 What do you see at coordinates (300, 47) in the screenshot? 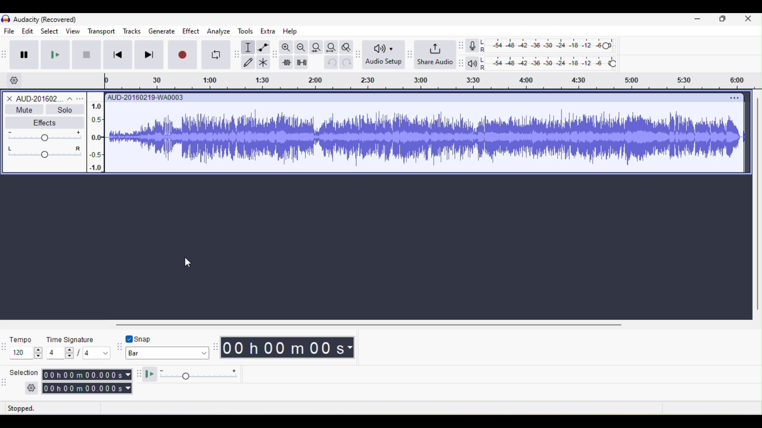
I see `zoom out` at bounding box center [300, 47].